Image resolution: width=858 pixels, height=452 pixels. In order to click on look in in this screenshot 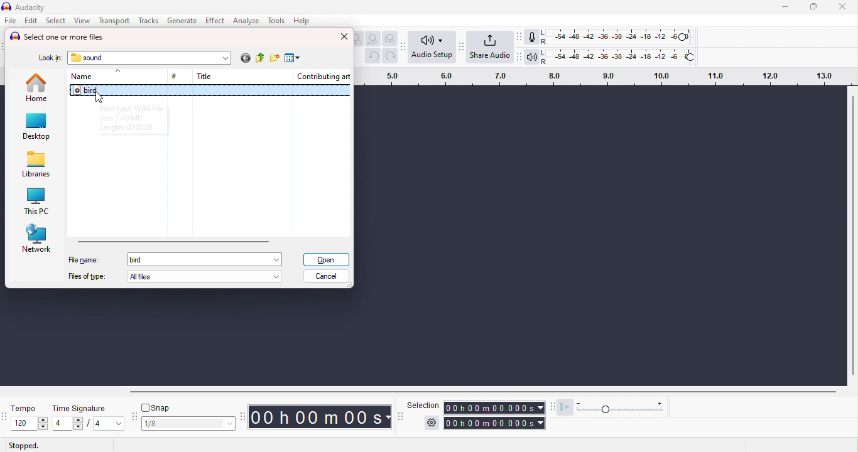, I will do `click(50, 59)`.